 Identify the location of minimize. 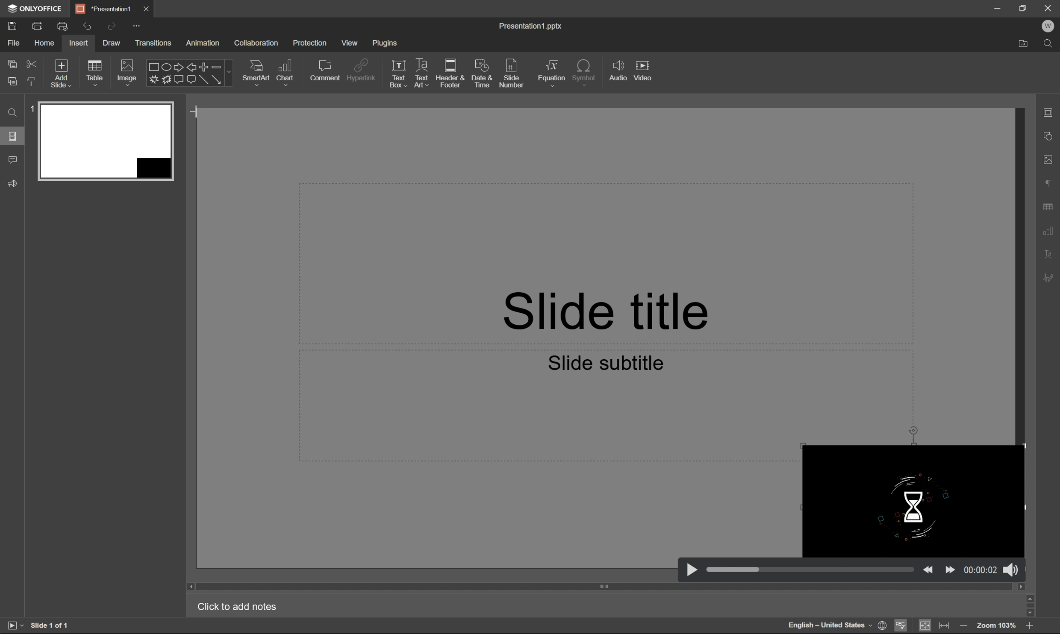
(996, 7).